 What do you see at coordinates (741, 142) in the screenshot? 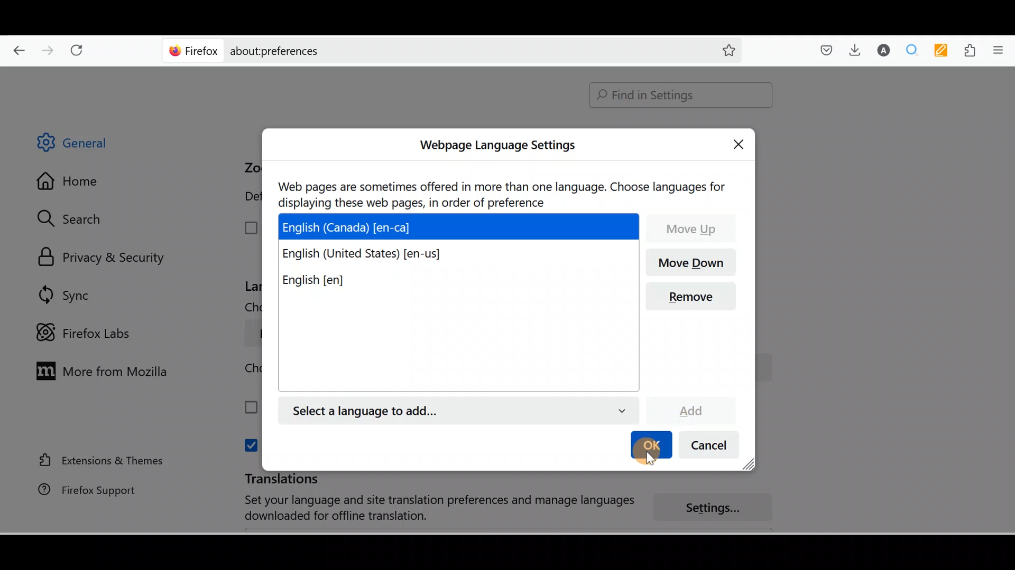
I see `Close` at bounding box center [741, 142].